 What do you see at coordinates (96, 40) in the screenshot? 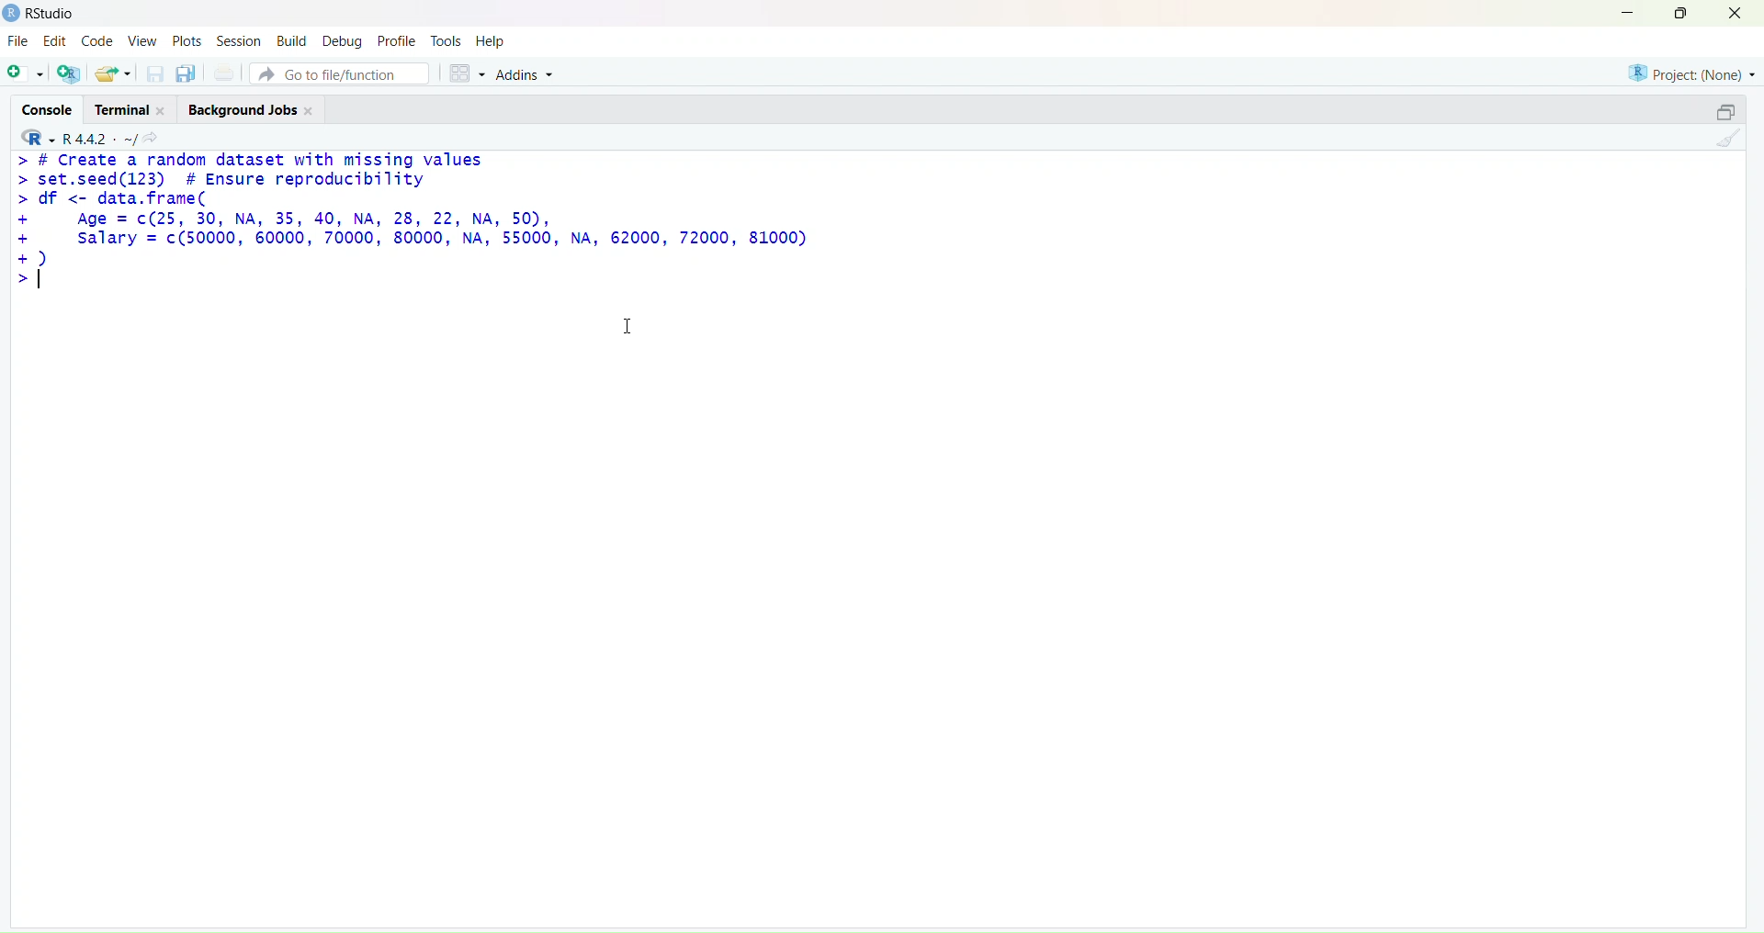
I see `code` at bounding box center [96, 40].